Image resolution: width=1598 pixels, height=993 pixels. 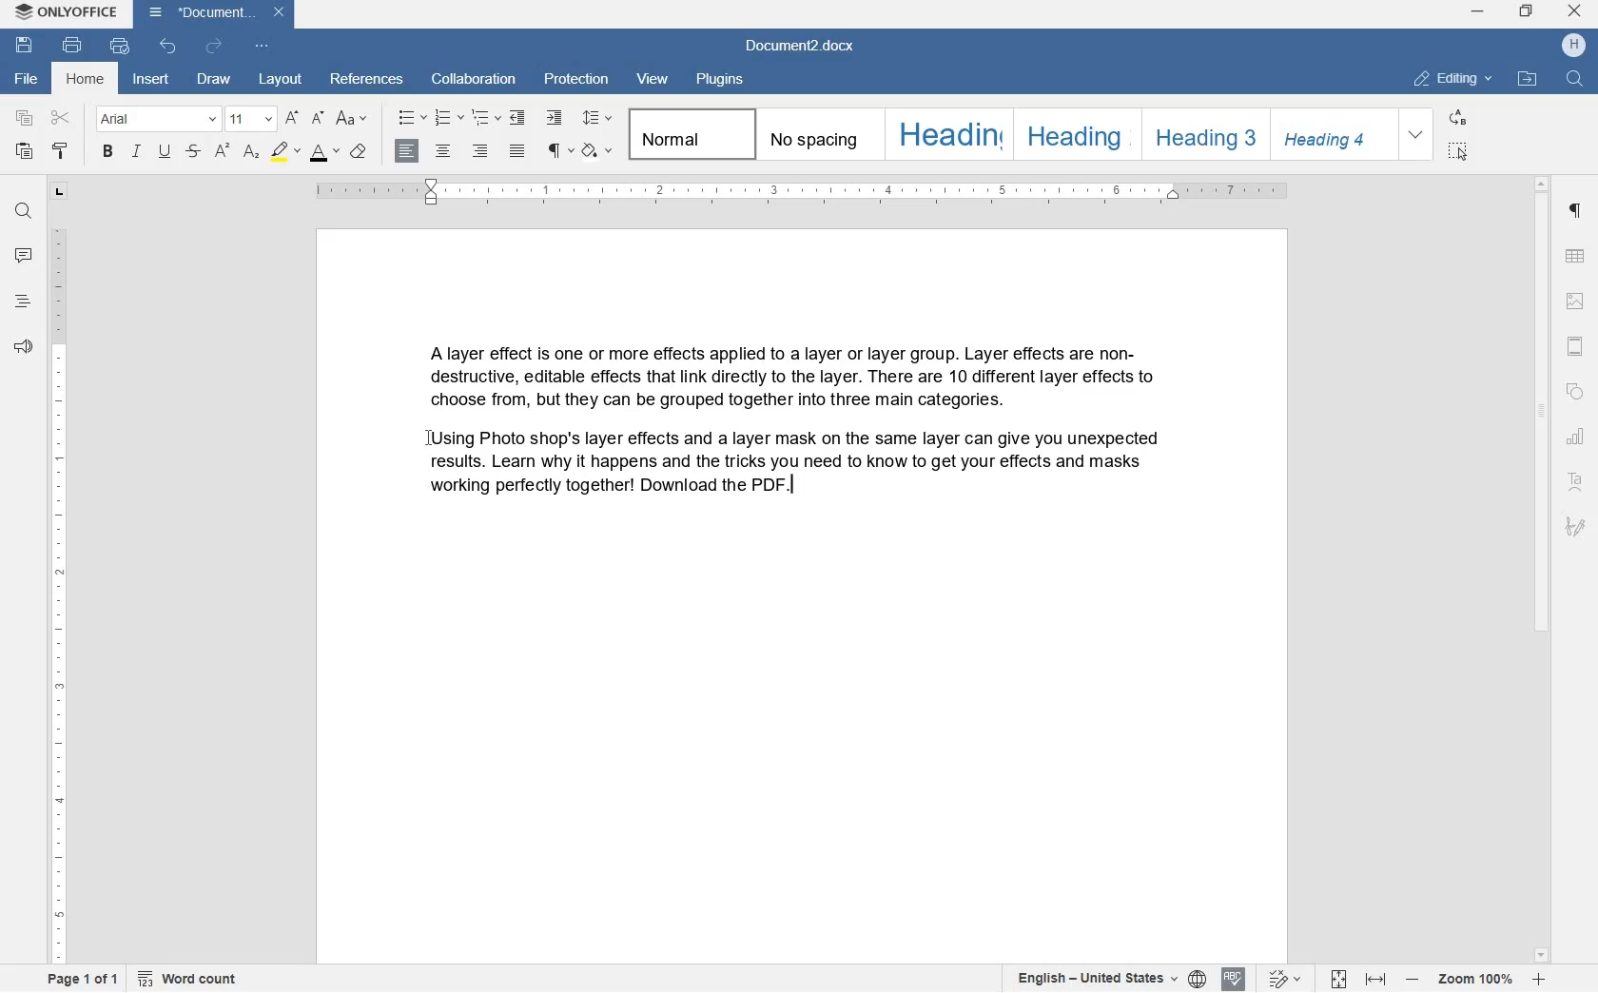 What do you see at coordinates (23, 302) in the screenshot?
I see `HEADINGS` at bounding box center [23, 302].